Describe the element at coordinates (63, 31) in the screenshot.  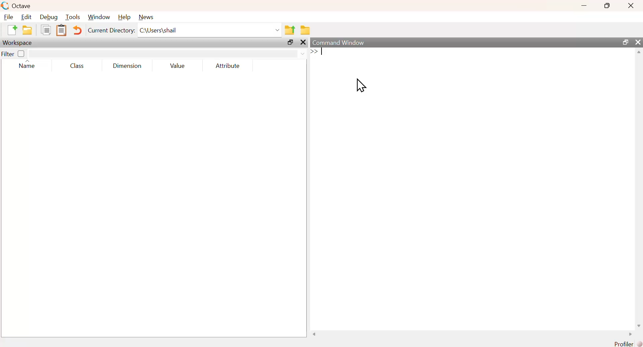
I see `paste` at that location.